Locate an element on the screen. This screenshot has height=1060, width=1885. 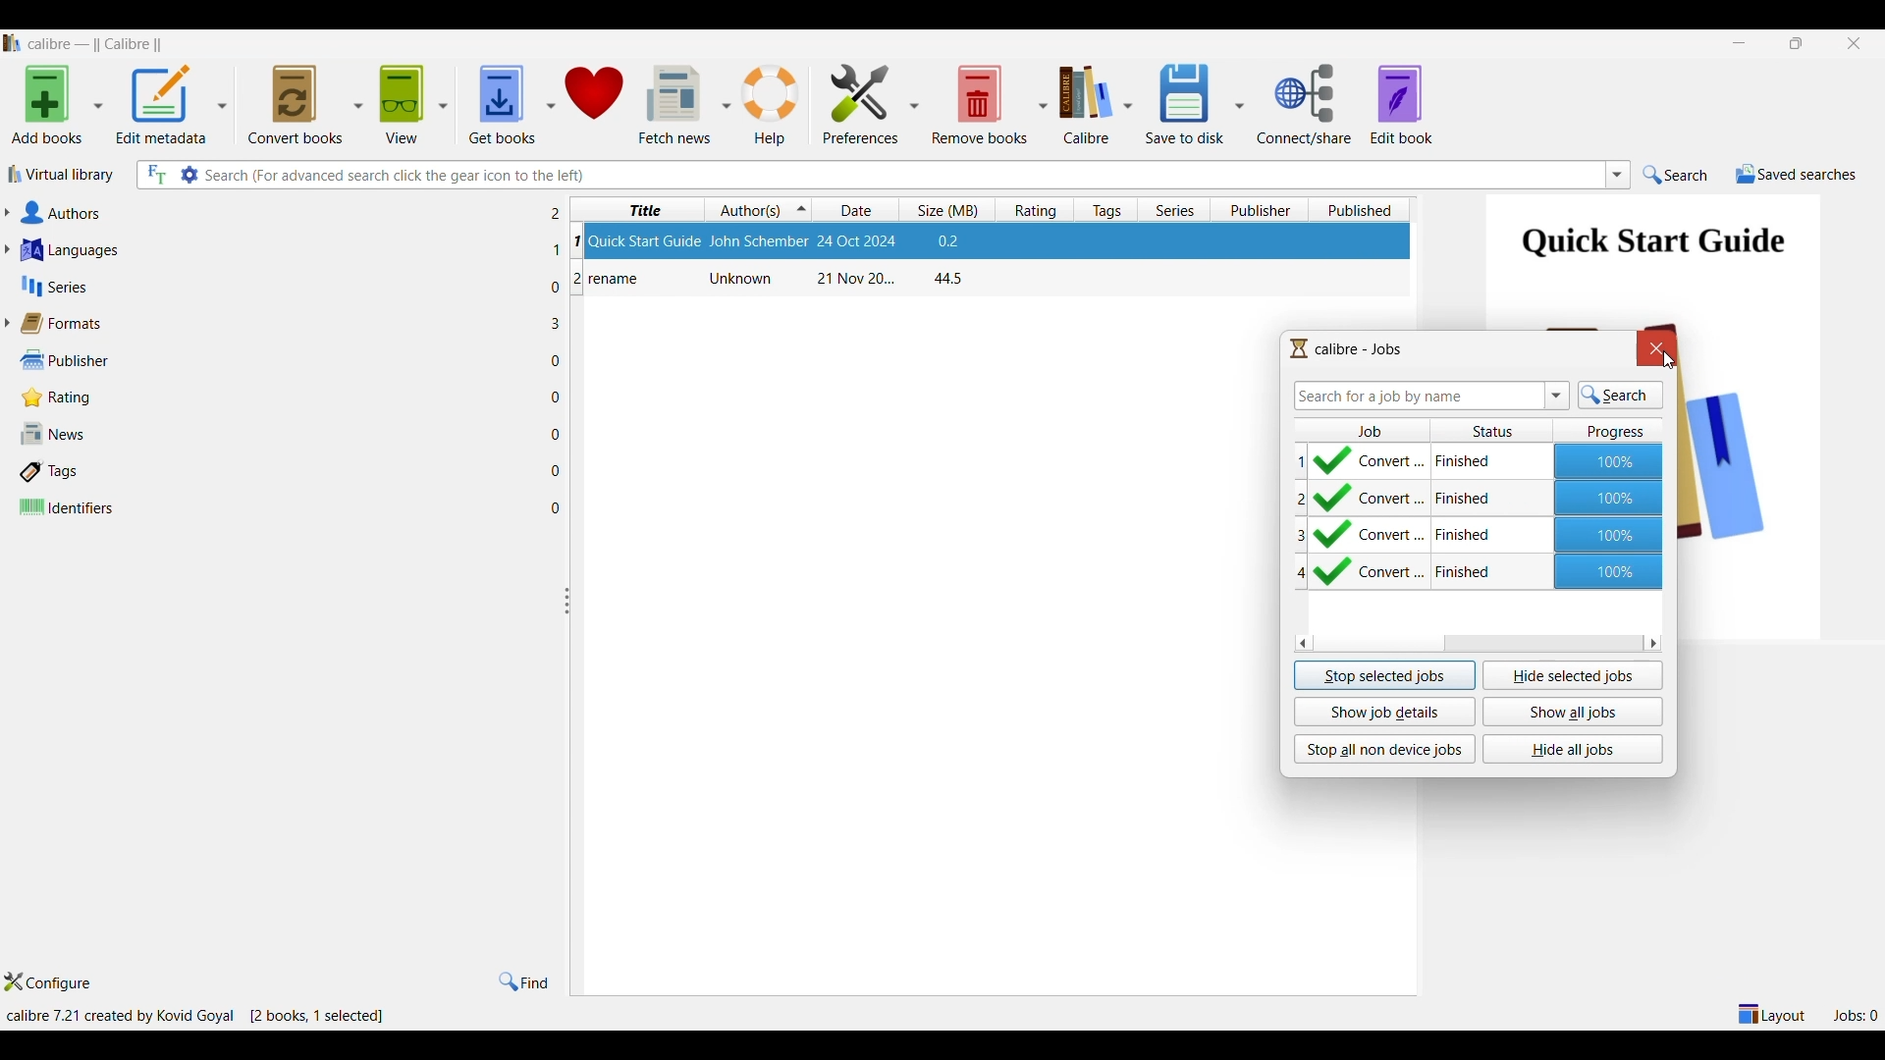
Preference column is located at coordinates (913, 104).